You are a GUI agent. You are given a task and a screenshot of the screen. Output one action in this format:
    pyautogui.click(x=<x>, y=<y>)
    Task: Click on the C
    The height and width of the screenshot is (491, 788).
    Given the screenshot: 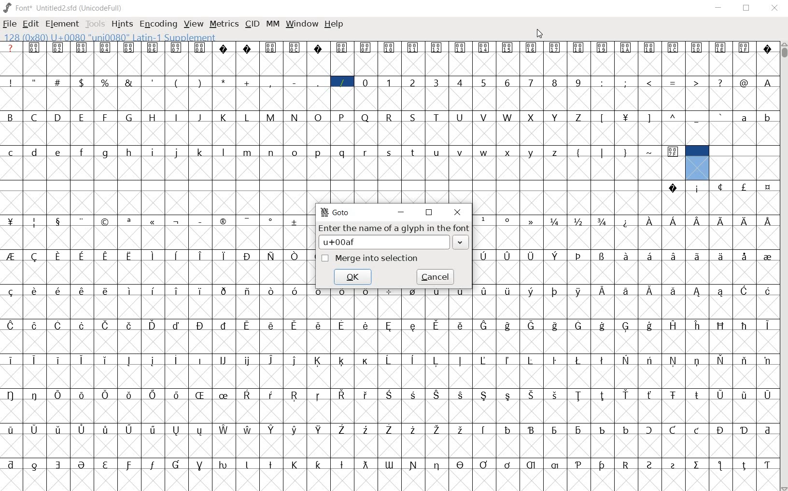 What is the action you would take?
    pyautogui.click(x=36, y=118)
    